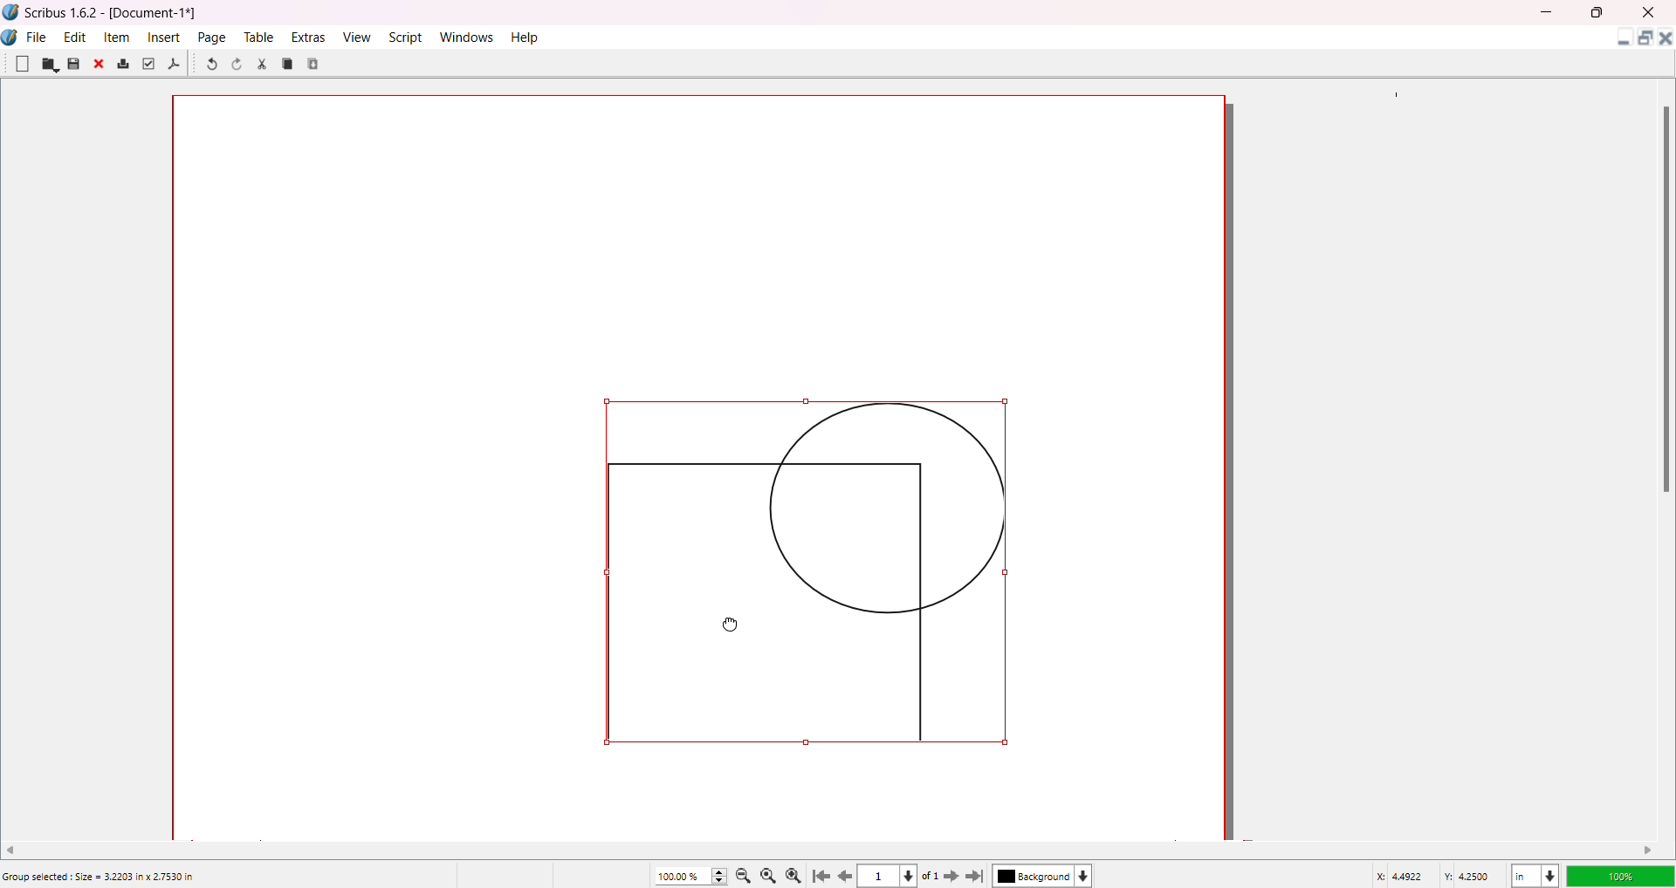  Describe the element at coordinates (470, 37) in the screenshot. I see `Windows` at that location.